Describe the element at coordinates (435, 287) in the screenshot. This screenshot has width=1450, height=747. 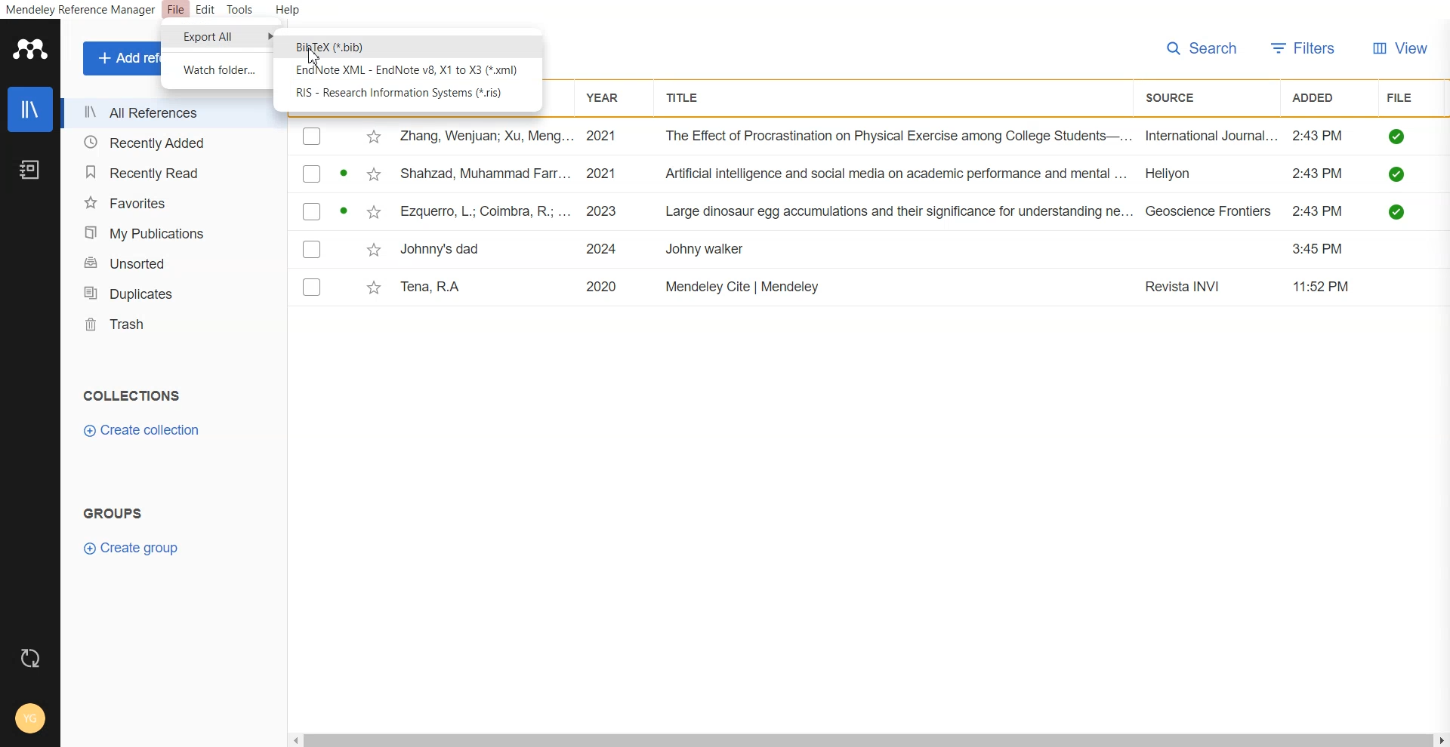
I see `Tena, RA` at that location.